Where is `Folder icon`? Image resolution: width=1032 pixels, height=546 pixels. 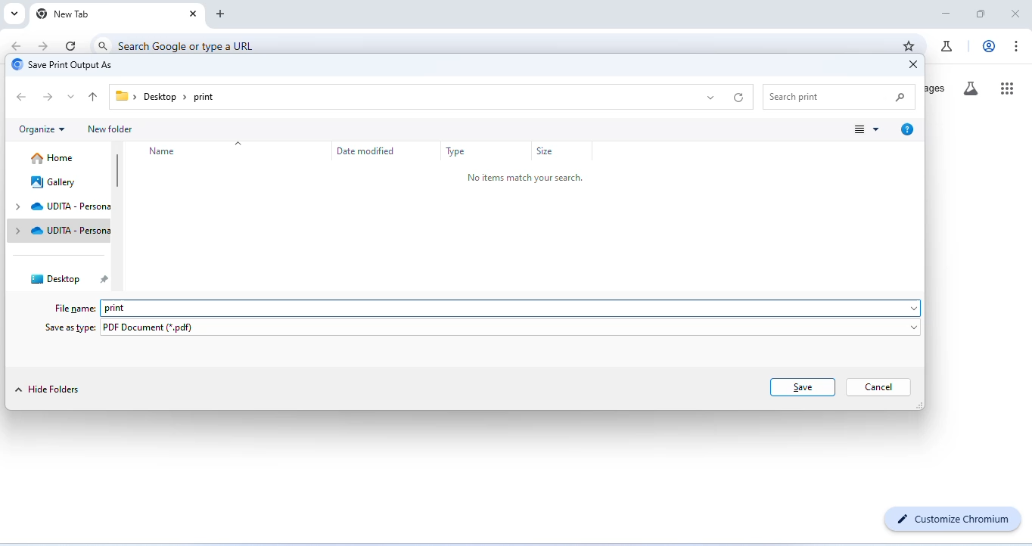 Folder icon is located at coordinates (122, 95).